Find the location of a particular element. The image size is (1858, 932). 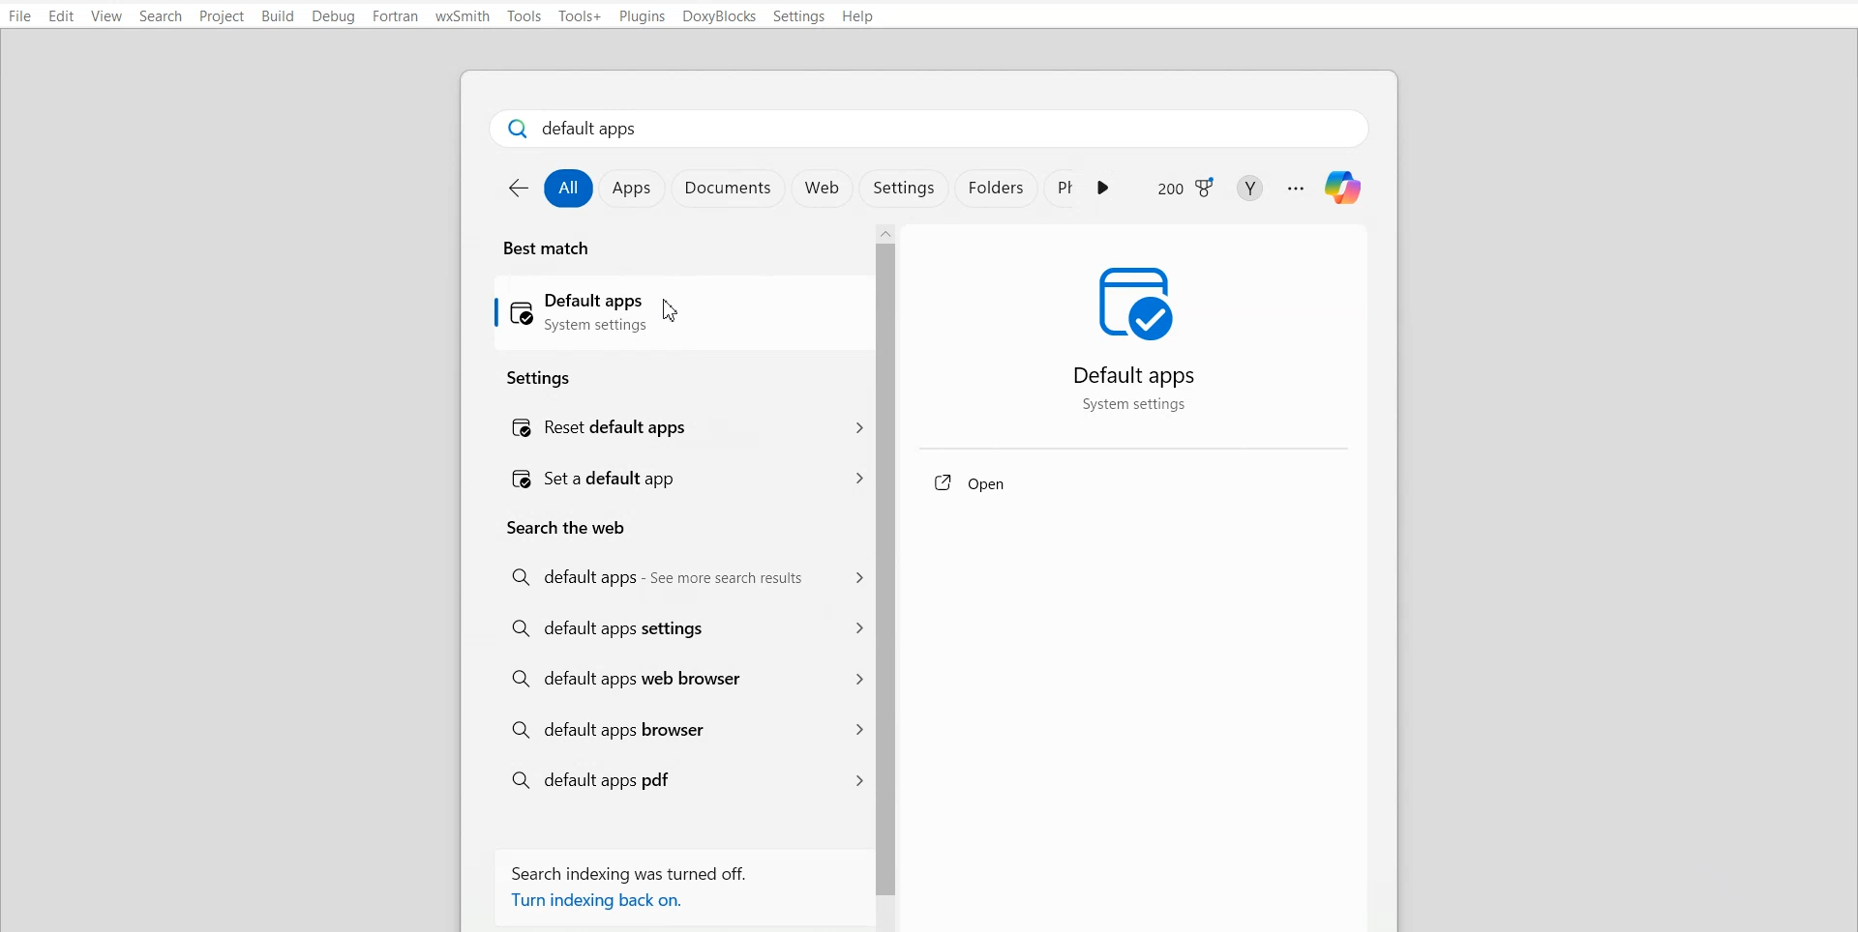

Text is located at coordinates (628, 885).